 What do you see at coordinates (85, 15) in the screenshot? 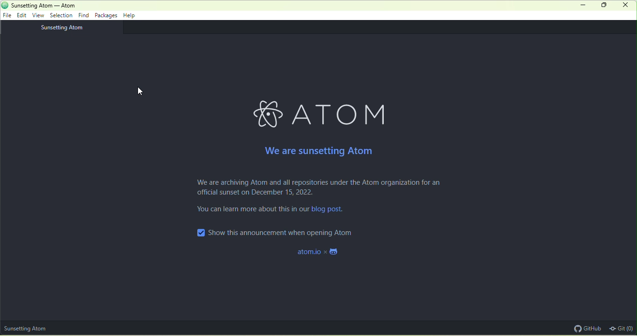
I see `find` at bounding box center [85, 15].